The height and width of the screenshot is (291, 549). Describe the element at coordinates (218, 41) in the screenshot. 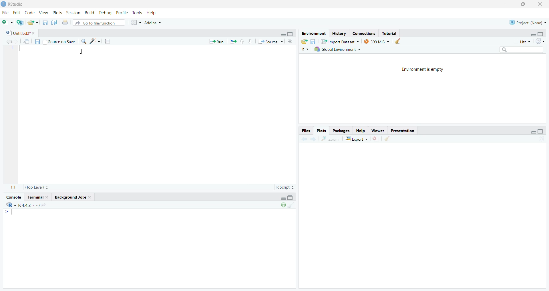

I see `Run` at that location.